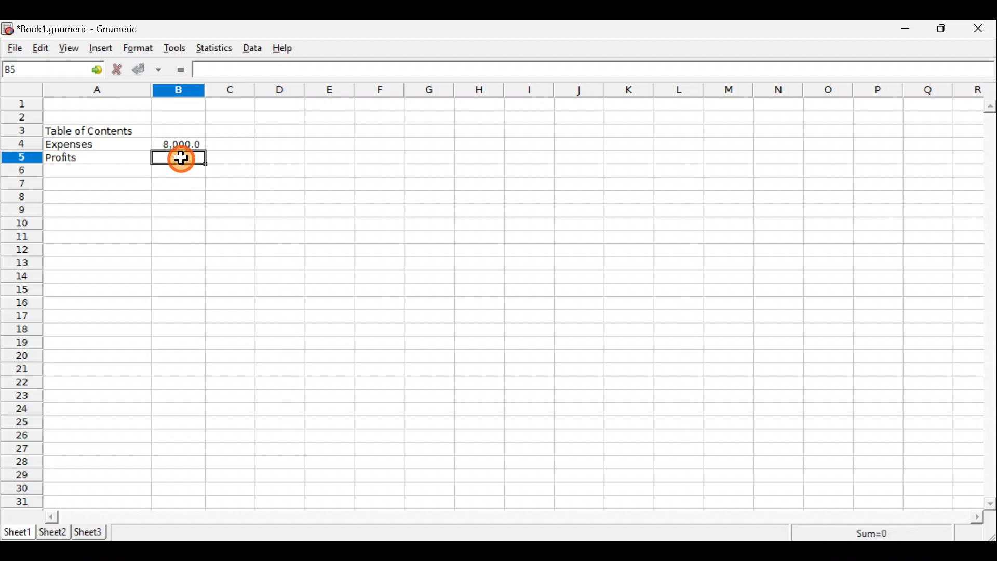 This screenshot has width=997, height=561. Describe the element at coordinates (991, 302) in the screenshot. I see `Scroll bar` at that location.